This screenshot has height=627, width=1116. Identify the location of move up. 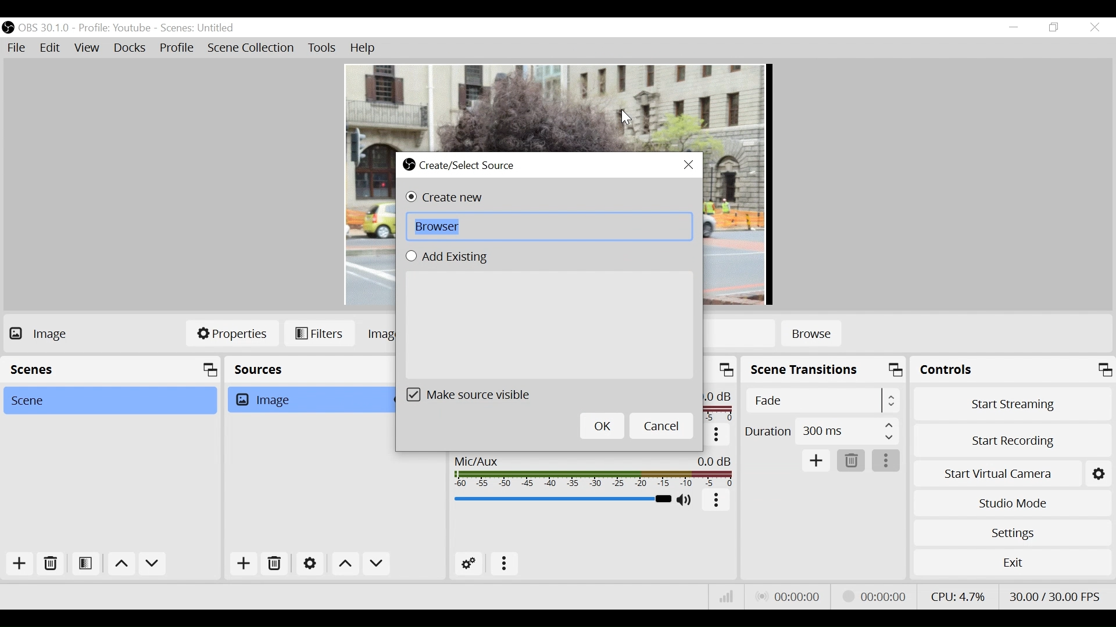
(123, 564).